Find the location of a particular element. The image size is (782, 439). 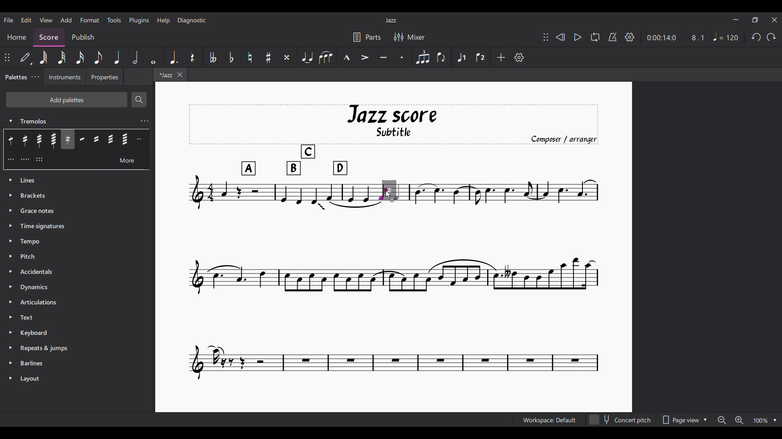

Score is located at coordinates (49, 37).